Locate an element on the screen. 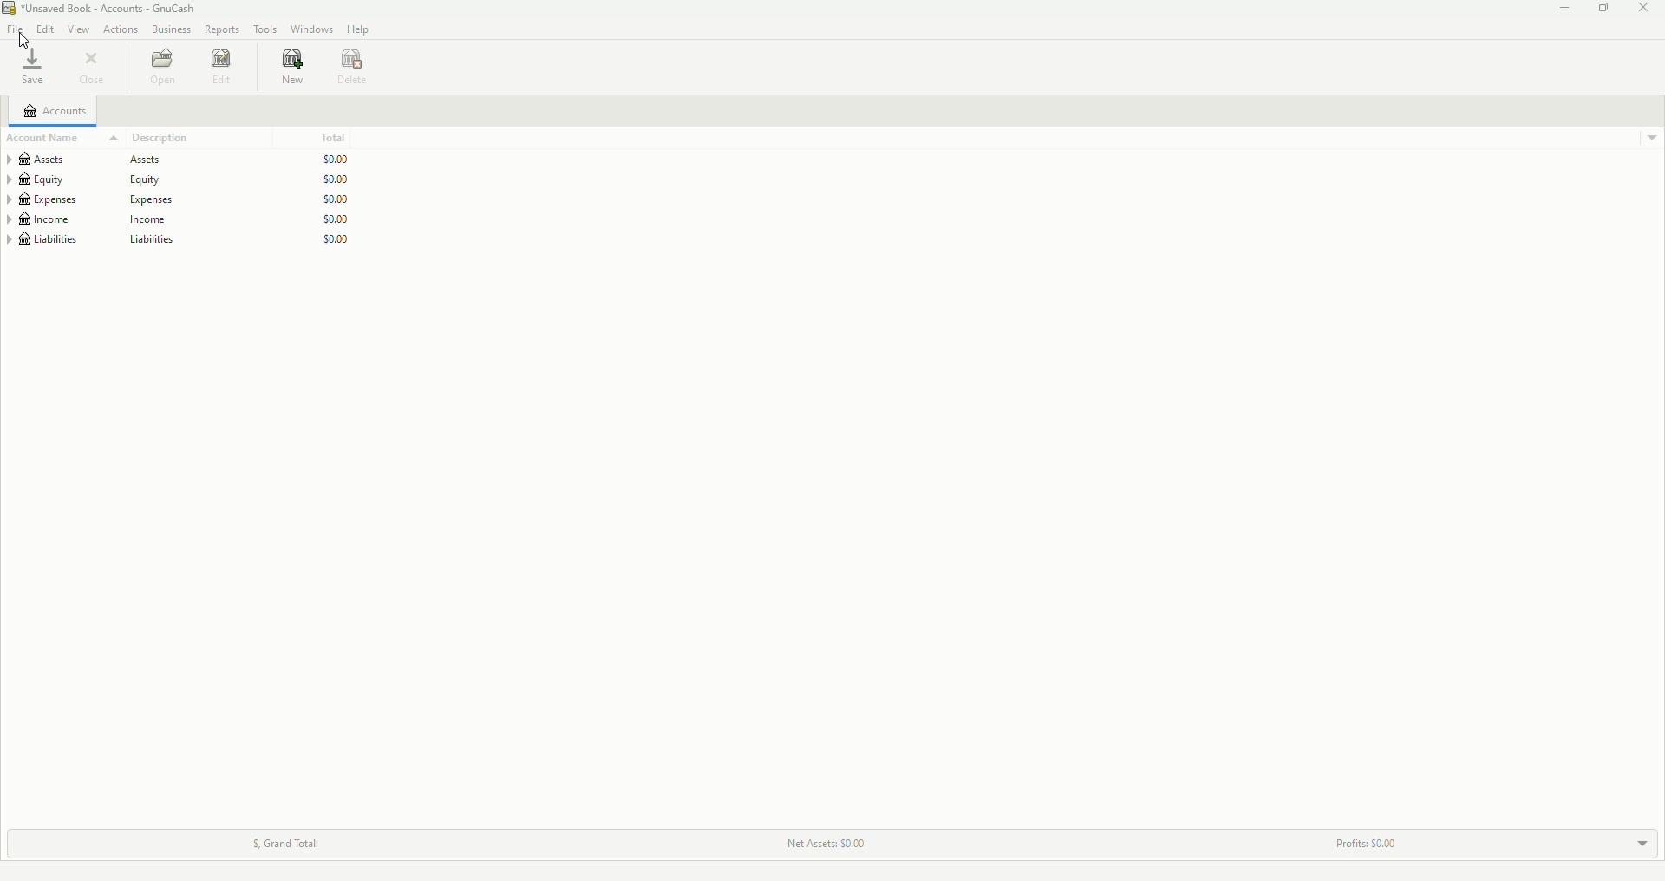 Image resolution: width=1665 pixels, height=881 pixels. Total is located at coordinates (337, 134).